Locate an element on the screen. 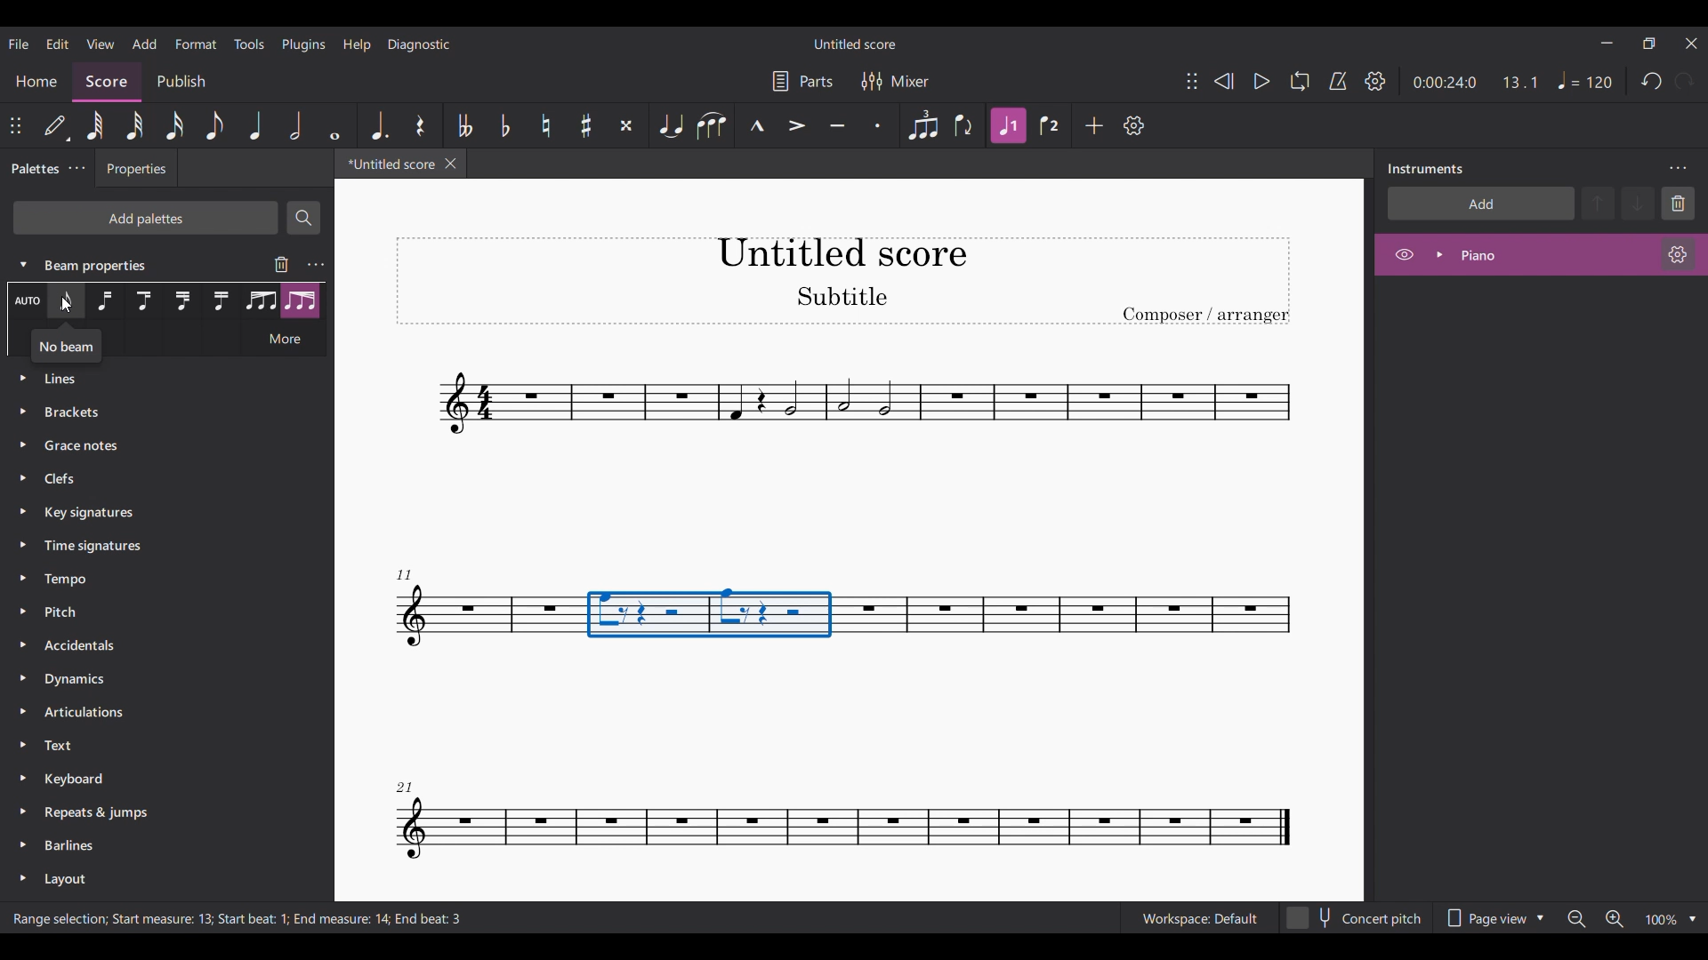  Dynamics is located at coordinates (149, 679).